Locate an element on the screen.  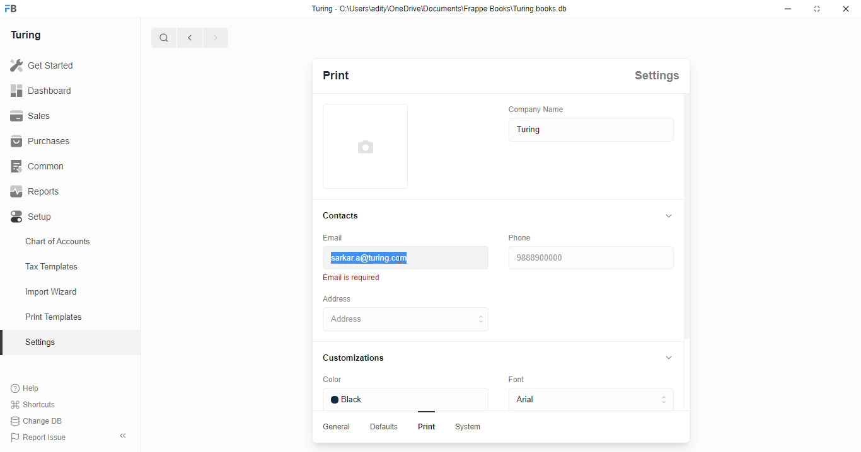
Contacts is located at coordinates (345, 215).